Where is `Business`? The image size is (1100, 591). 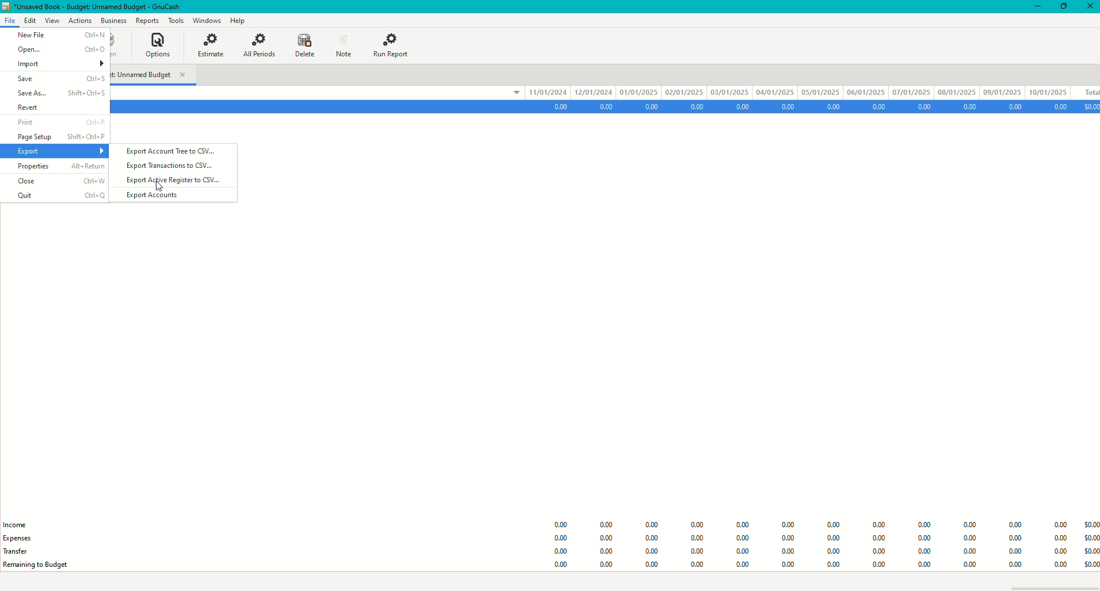
Business is located at coordinates (113, 19).